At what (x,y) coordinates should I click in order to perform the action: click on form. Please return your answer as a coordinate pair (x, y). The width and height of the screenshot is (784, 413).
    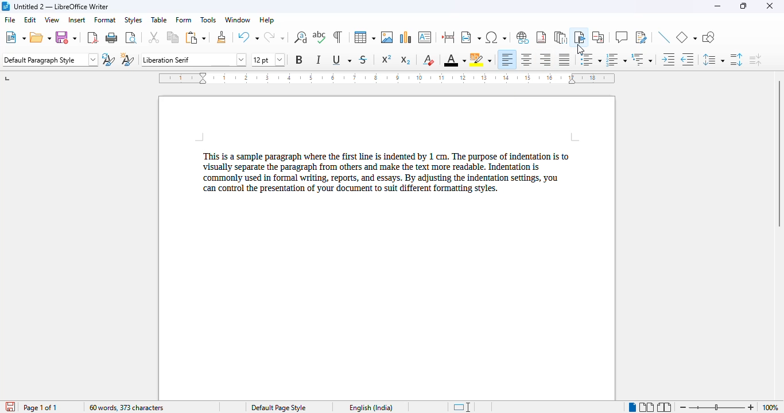
    Looking at the image, I should click on (184, 20).